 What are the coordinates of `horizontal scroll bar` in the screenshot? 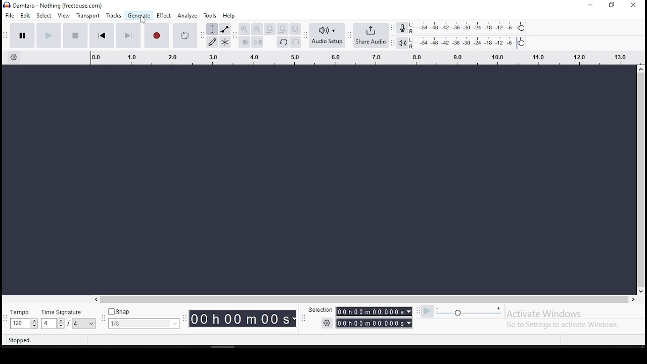 It's located at (245, 297).